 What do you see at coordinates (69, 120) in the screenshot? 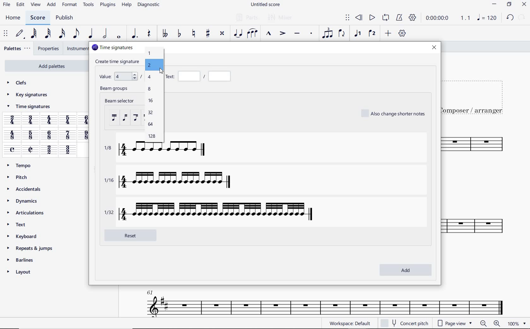
I see `5/4` at bounding box center [69, 120].